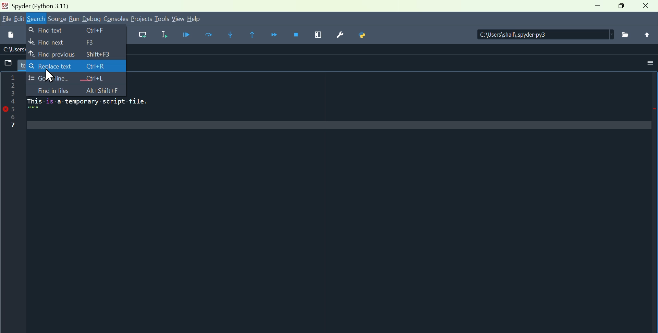  What do you see at coordinates (252, 36) in the screenshot?
I see `Continue execution until same function returns` at bounding box center [252, 36].